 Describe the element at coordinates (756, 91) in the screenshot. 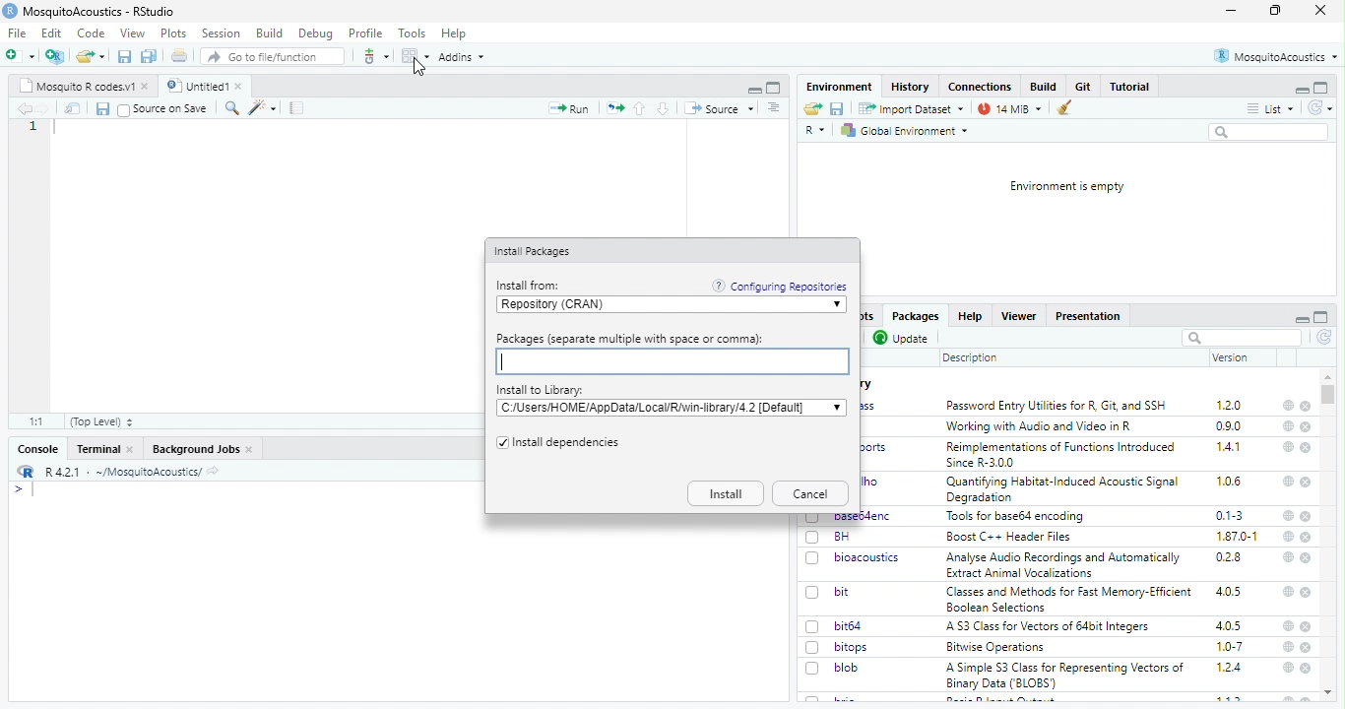

I see `minimise` at that location.